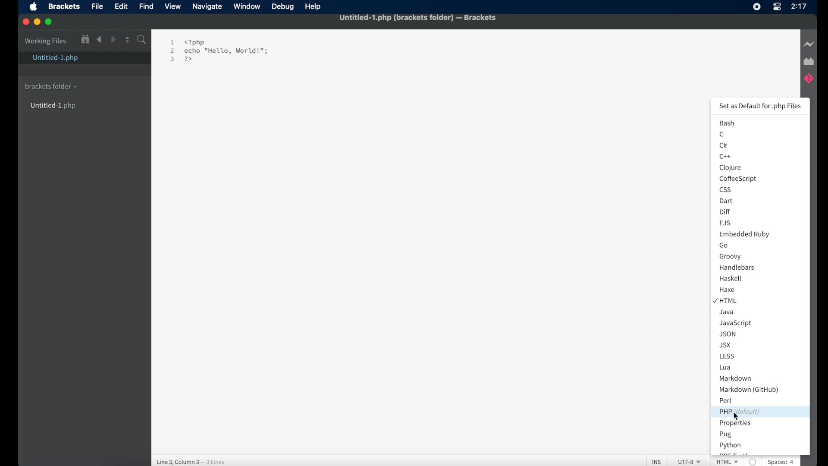  What do you see at coordinates (730, 257) in the screenshot?
I see `groovy` at bounding box center [730, 257].